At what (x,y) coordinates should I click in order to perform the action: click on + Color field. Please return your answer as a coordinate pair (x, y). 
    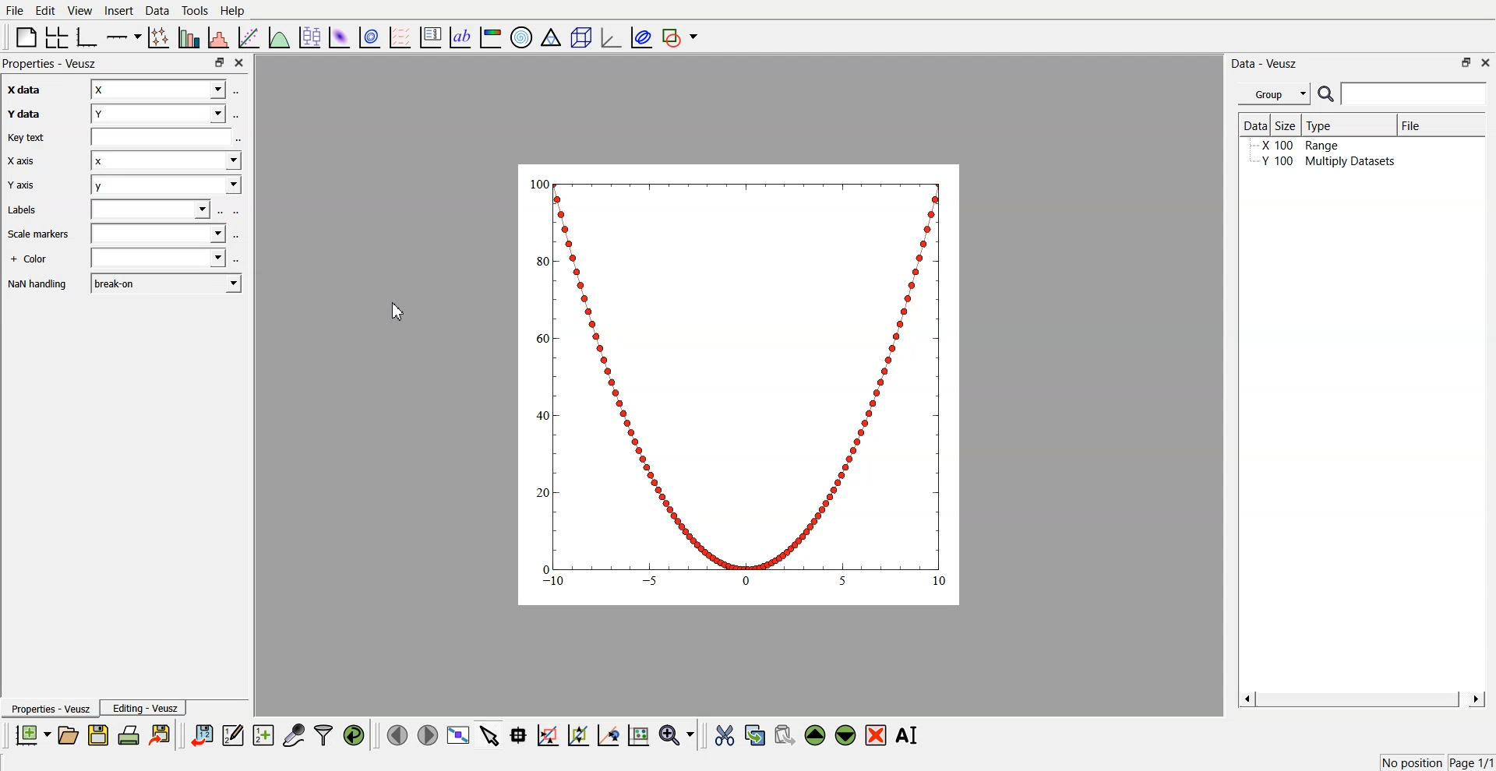
    Looking at the image, I should click on (157, 259).